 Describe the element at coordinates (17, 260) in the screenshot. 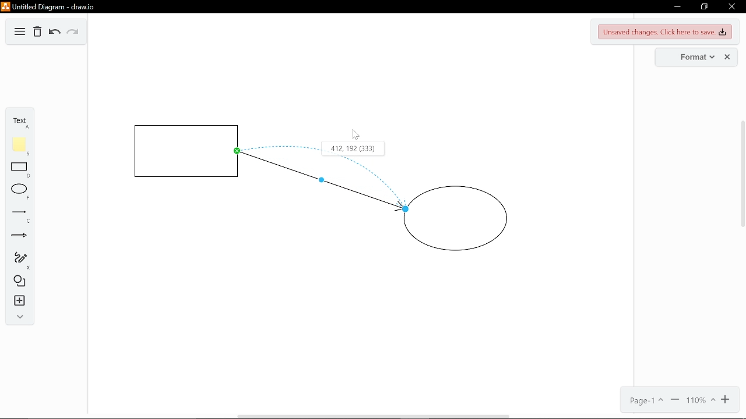

I see `Freehand` at that location.